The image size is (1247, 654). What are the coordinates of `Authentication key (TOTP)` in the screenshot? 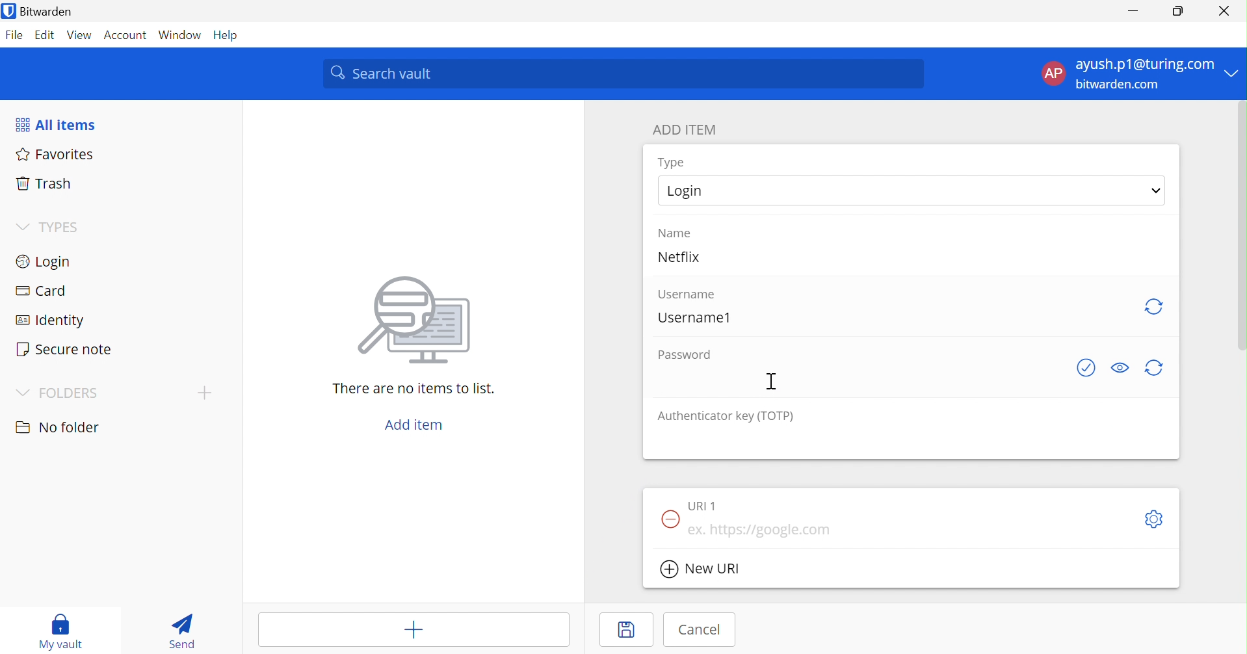 It's located at (726, 417).